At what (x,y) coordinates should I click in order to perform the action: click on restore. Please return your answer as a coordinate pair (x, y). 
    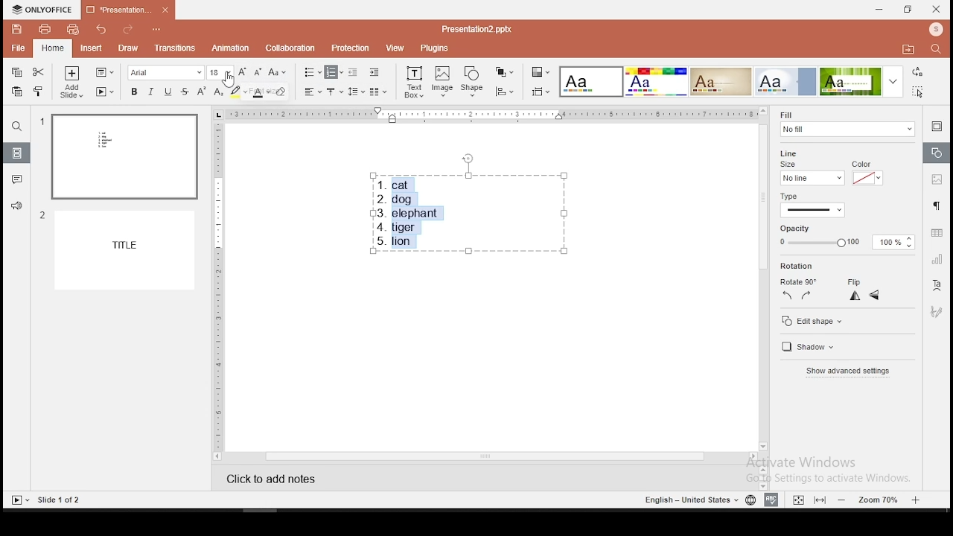
    Looking at the image, I should click on (906, 10).